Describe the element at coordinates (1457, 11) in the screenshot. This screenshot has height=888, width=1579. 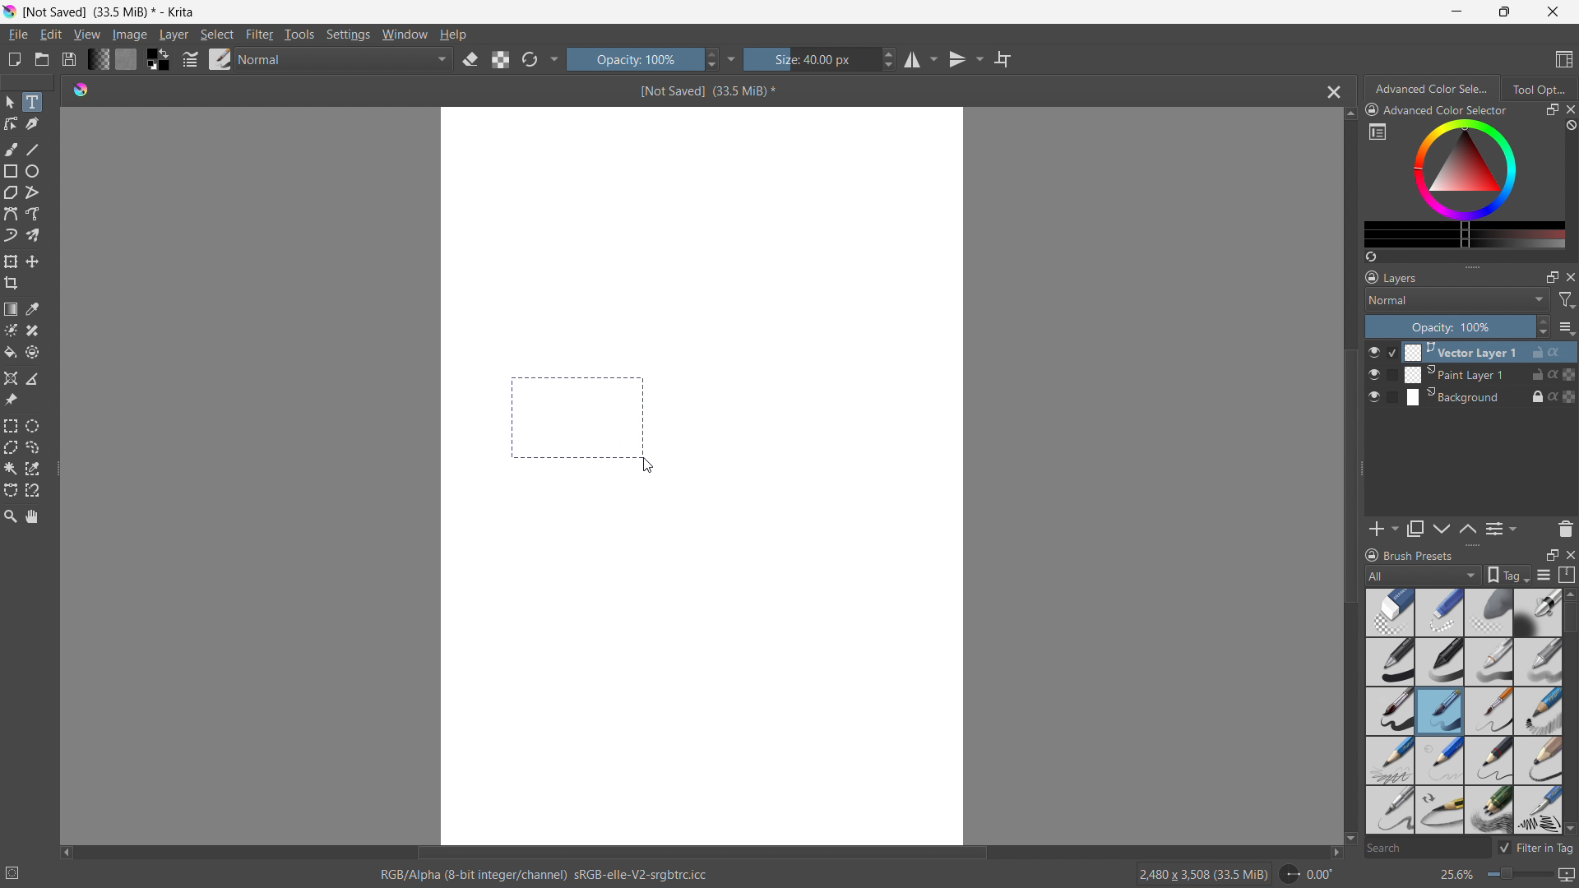
I see `minimize` at that location.